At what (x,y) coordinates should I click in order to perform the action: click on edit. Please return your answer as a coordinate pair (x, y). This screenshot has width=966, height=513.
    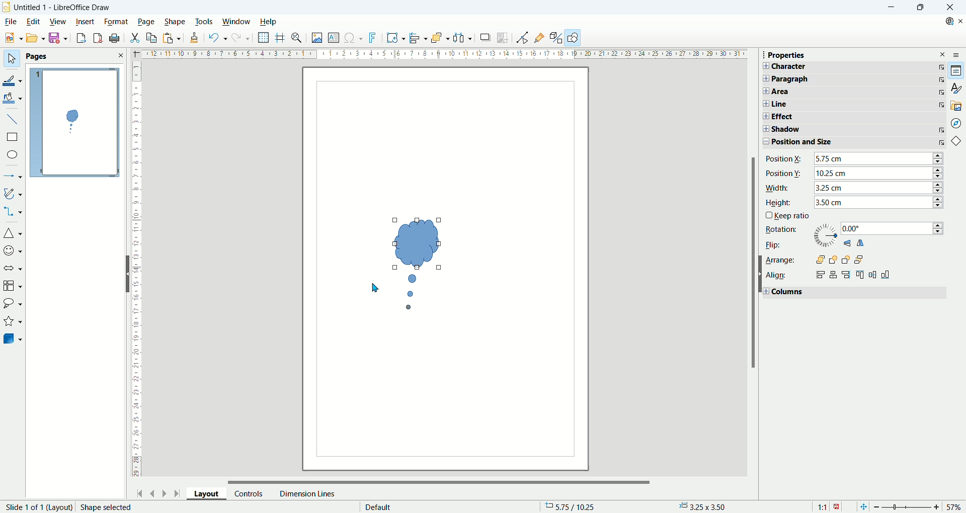
    Looking at the image, I should click on (33, 23).